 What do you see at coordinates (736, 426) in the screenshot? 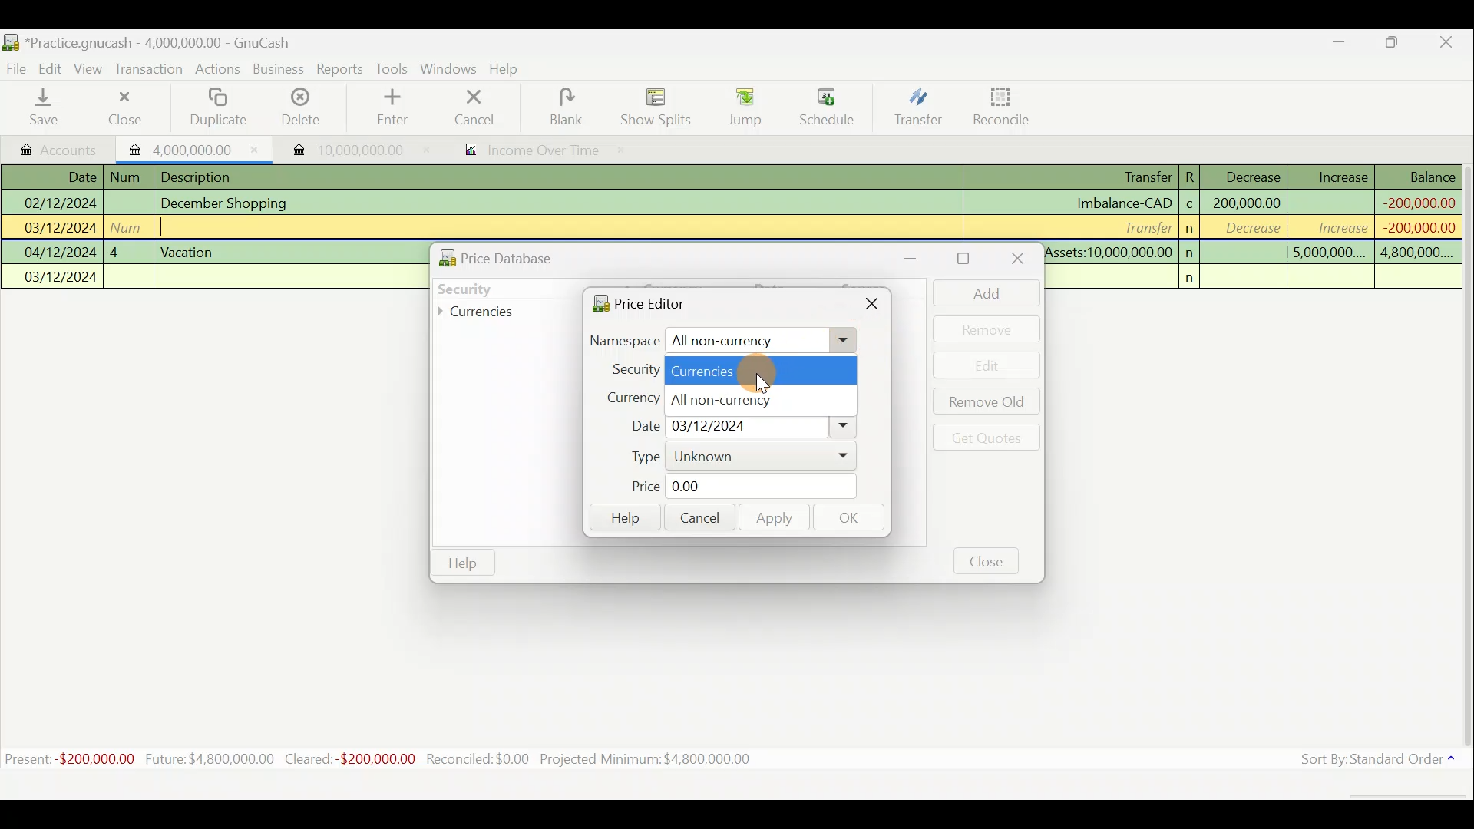
I see `Date` at bounding box center [736, 426].